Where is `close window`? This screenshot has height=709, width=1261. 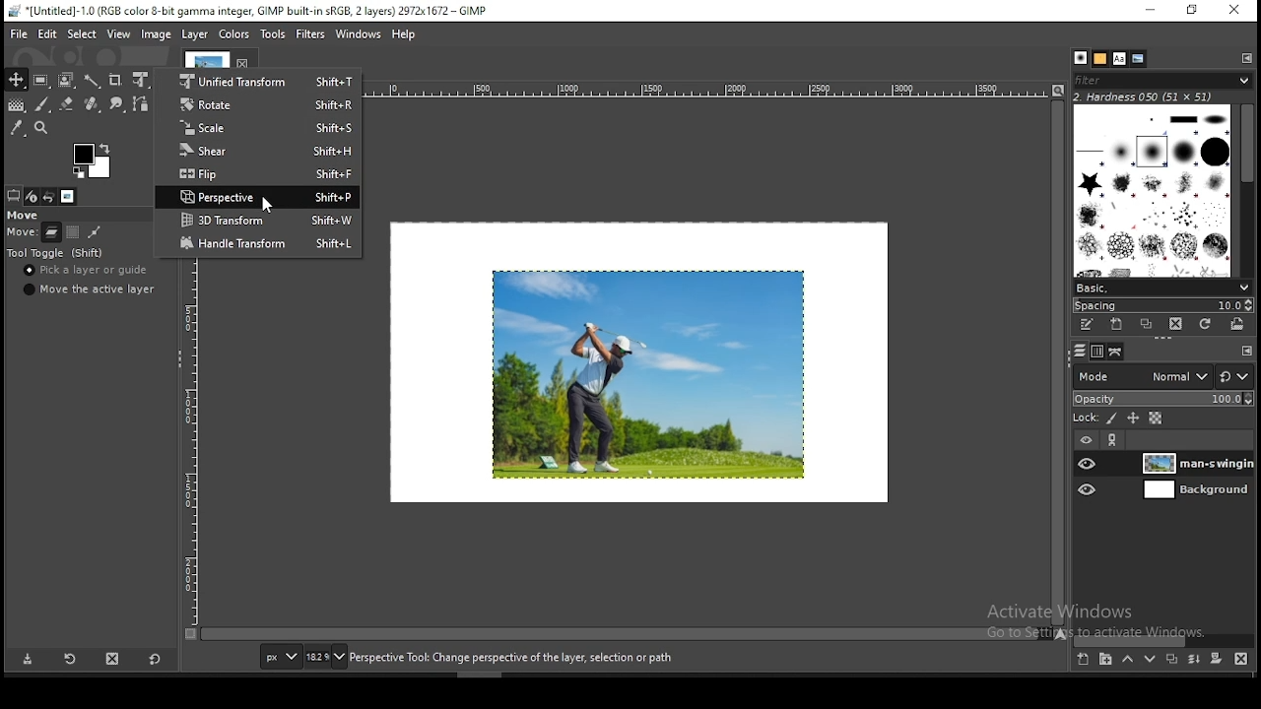
close window is located at coordinates (1235, 11).